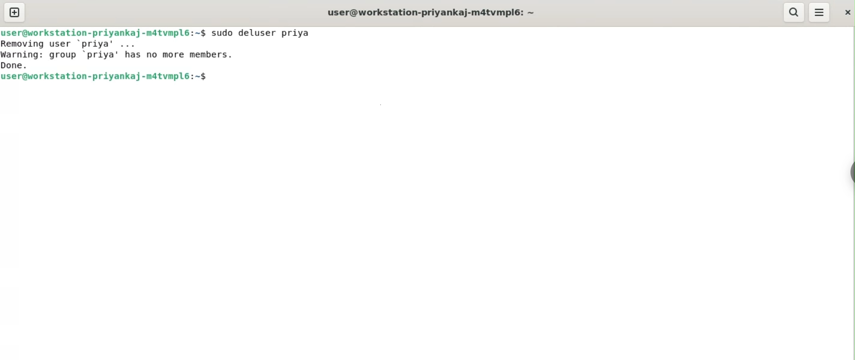  What do you see at coordinates (794, 12) in the screenshot?
I see `search` at bounding box center [794, 12].